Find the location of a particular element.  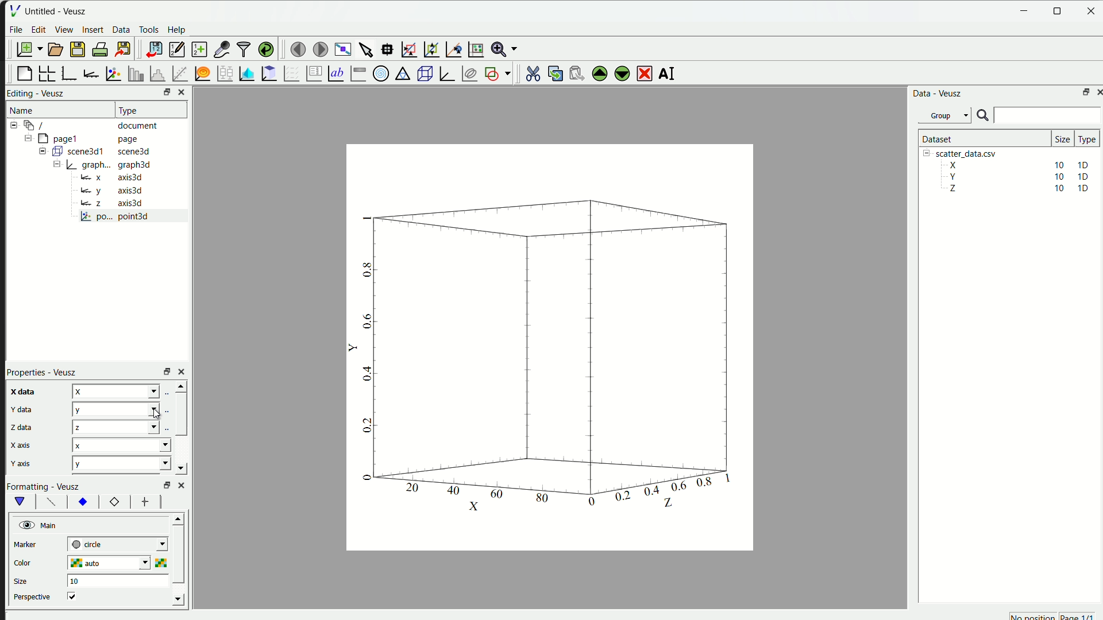

search icon is located at coordinates (983, 115).